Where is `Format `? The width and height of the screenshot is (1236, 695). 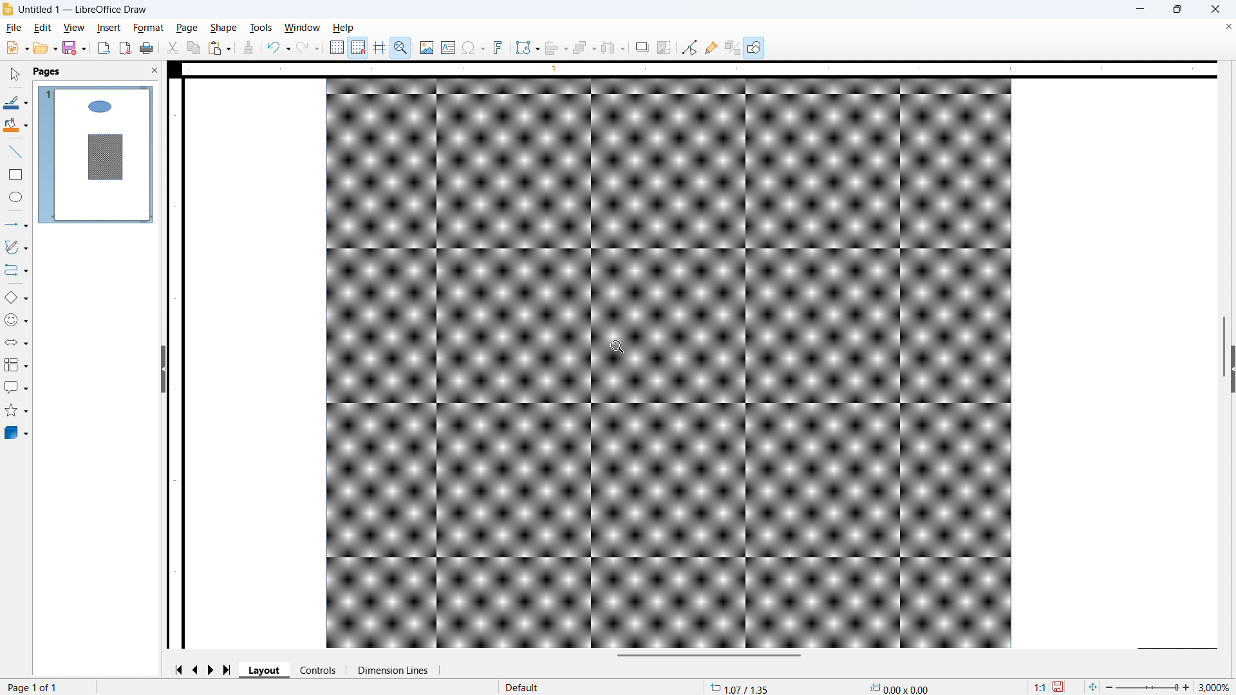 Format  is located at coordinates (149, 28).